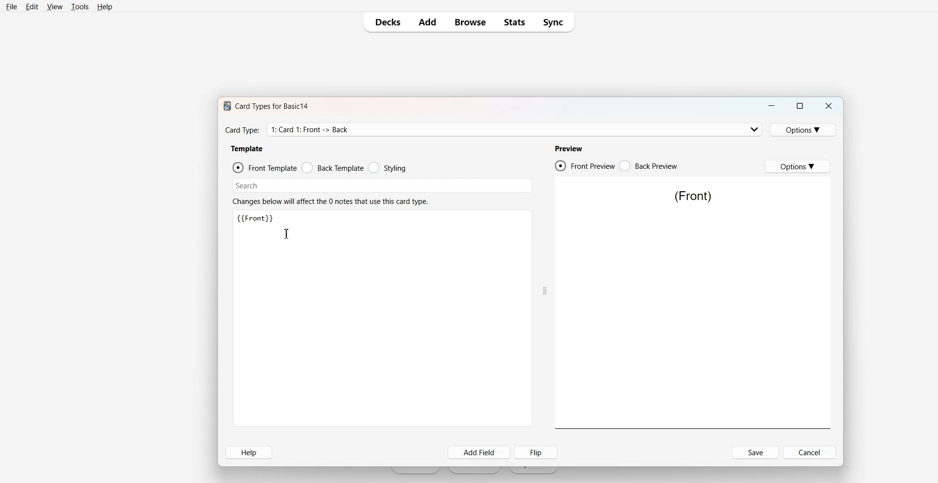 Image resolution: width=938 pixels, height=483 pixels. I want to click on Import File, so click(533, 471).